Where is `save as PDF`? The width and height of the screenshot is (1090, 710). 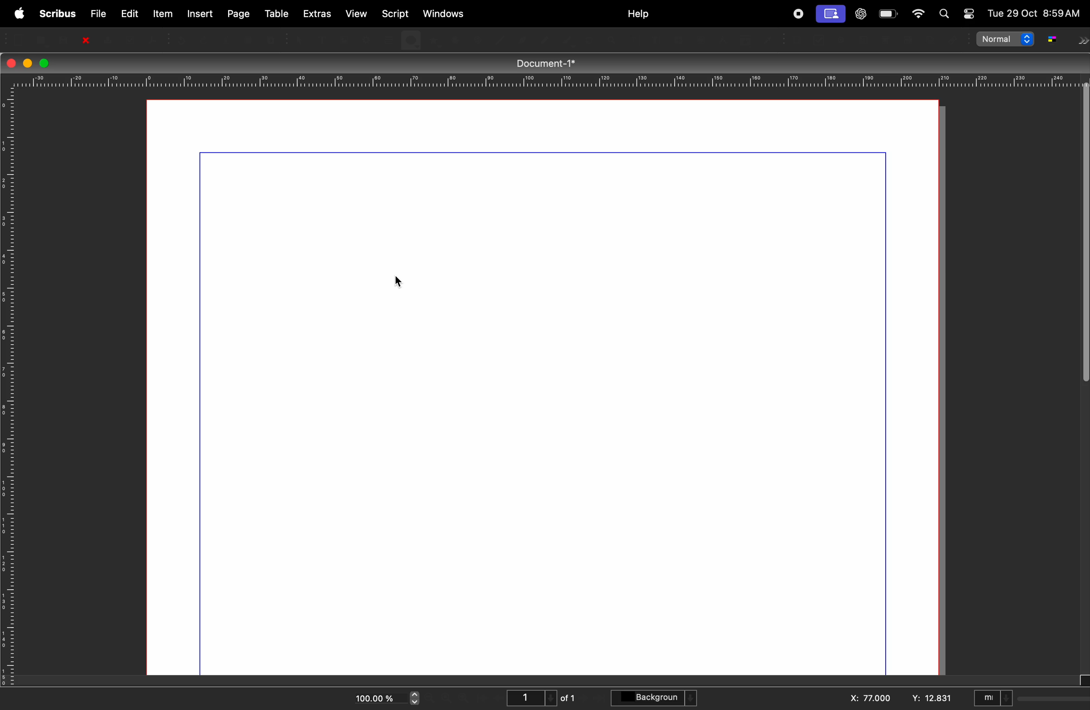
save as PDF is located at coordinates (154, 38).